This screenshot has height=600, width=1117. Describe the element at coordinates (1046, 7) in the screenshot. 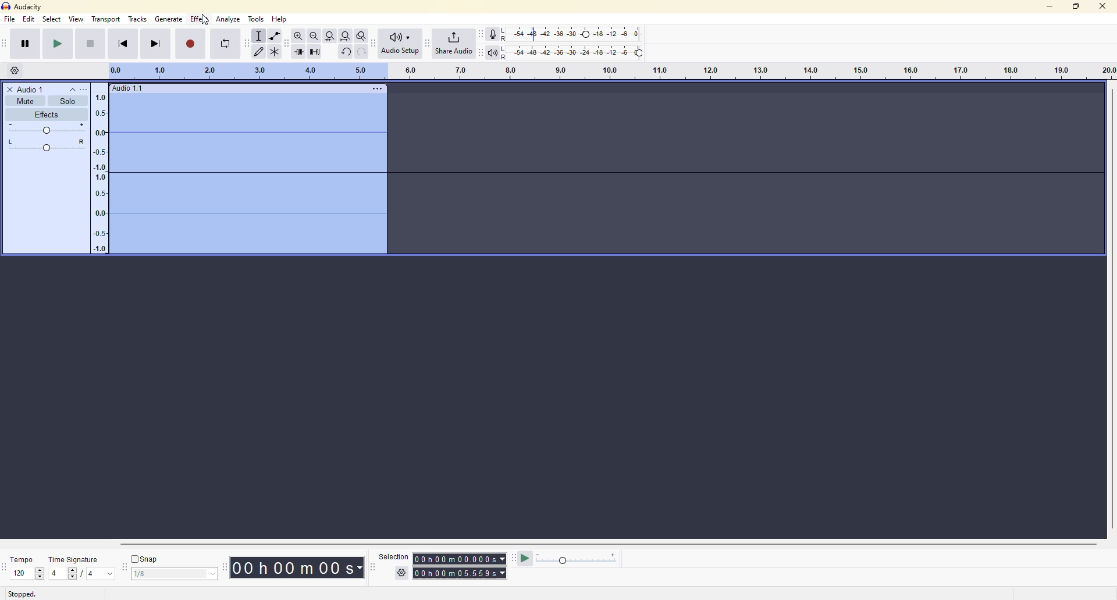

I see `minimize` at that location.